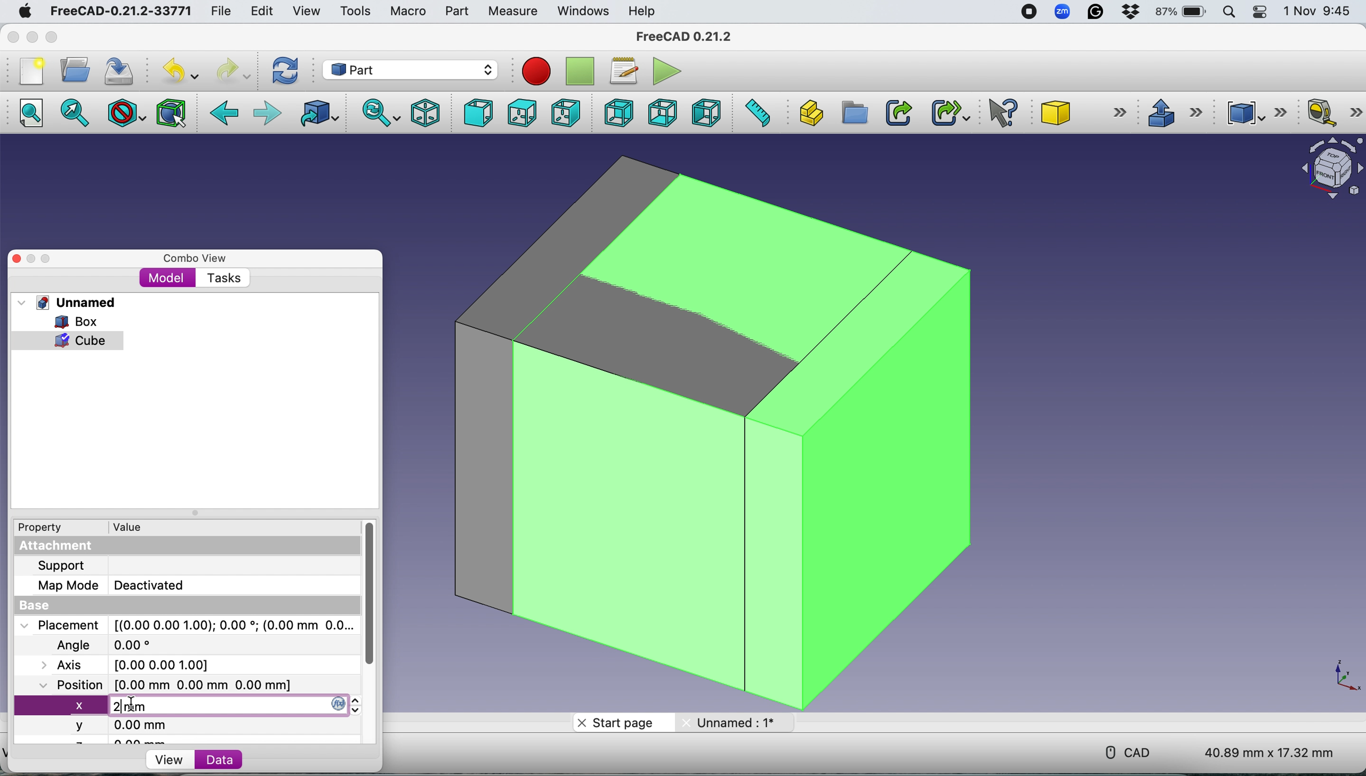  Describe the element at coordinates (409, 69) in the screenshot. I see `Workbench` at that location.